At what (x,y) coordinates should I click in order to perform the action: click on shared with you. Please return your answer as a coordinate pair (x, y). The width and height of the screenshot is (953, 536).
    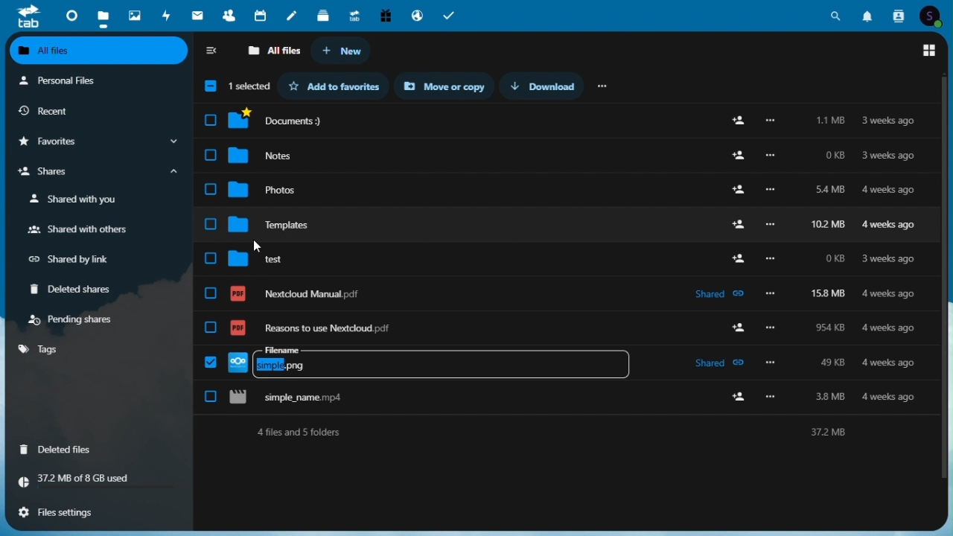
    Looking at the image, I should click on (77, 200).